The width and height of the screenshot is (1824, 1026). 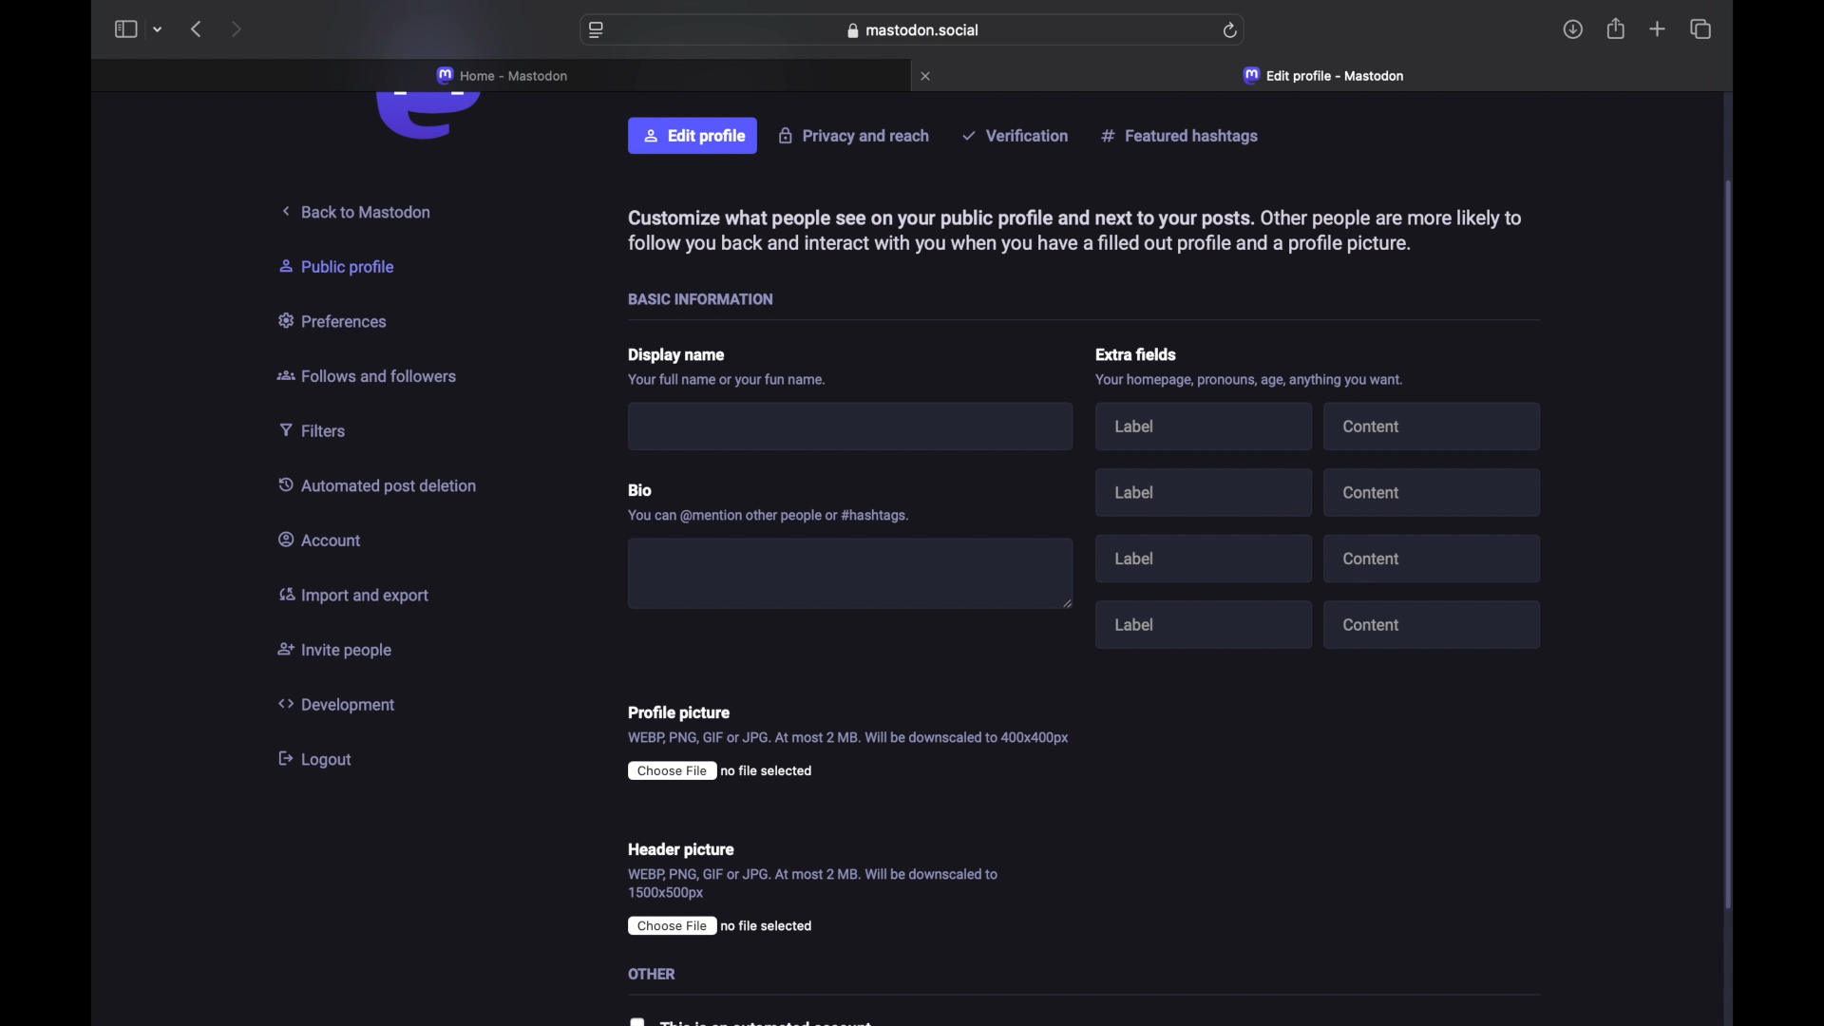 I want to click on bio text field, so click(x=850, y=570).